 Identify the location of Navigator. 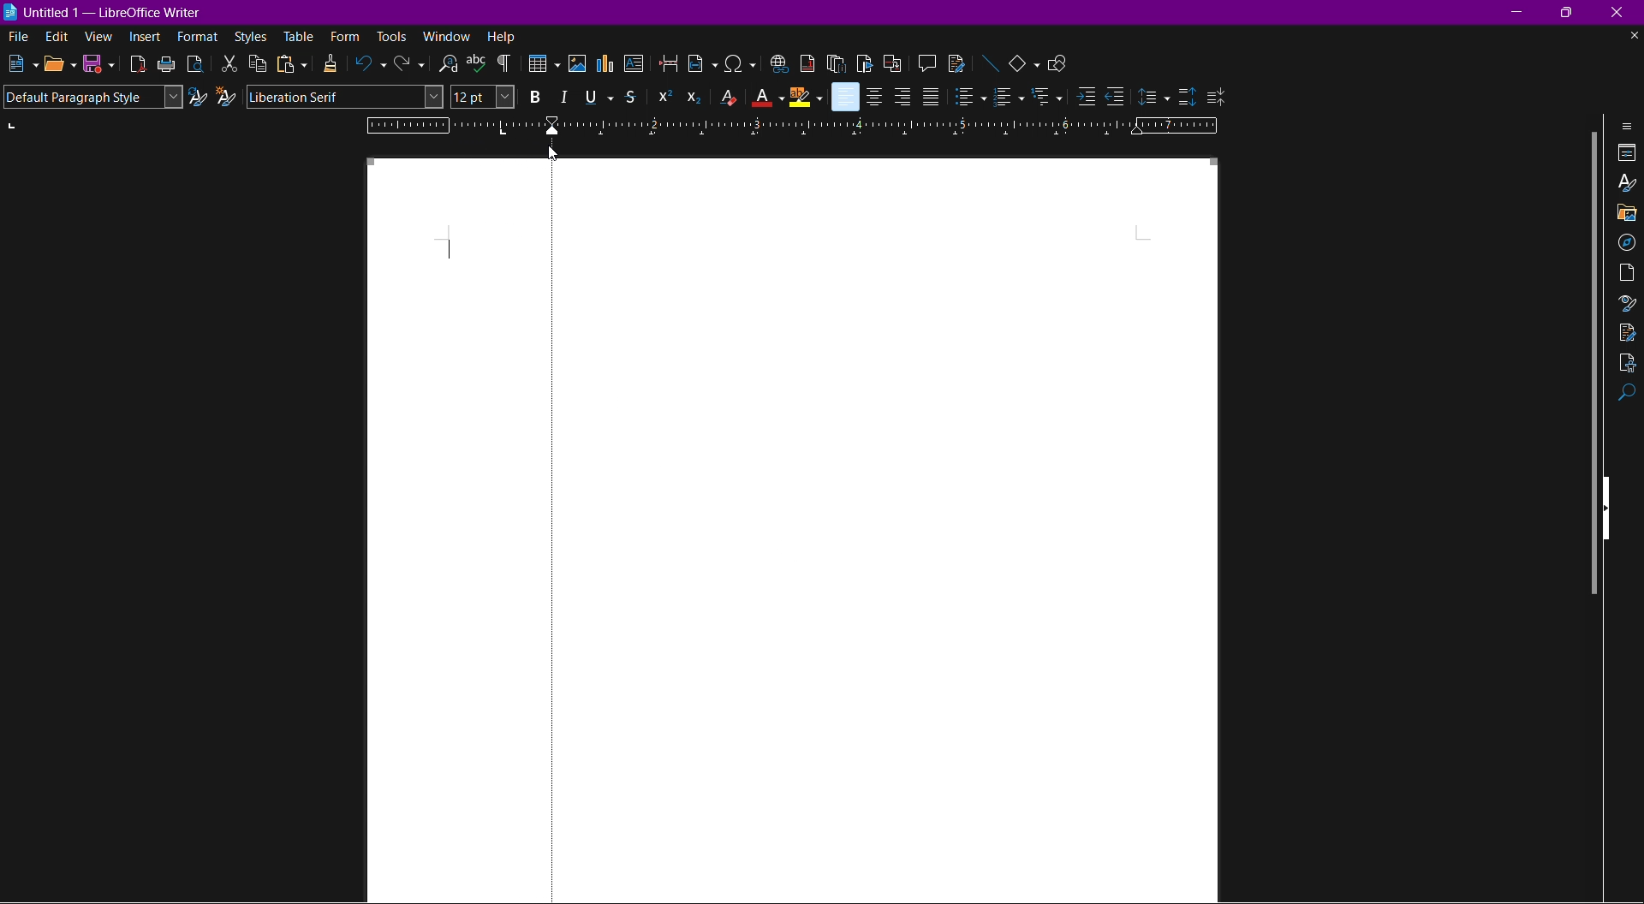
(1627, 241).